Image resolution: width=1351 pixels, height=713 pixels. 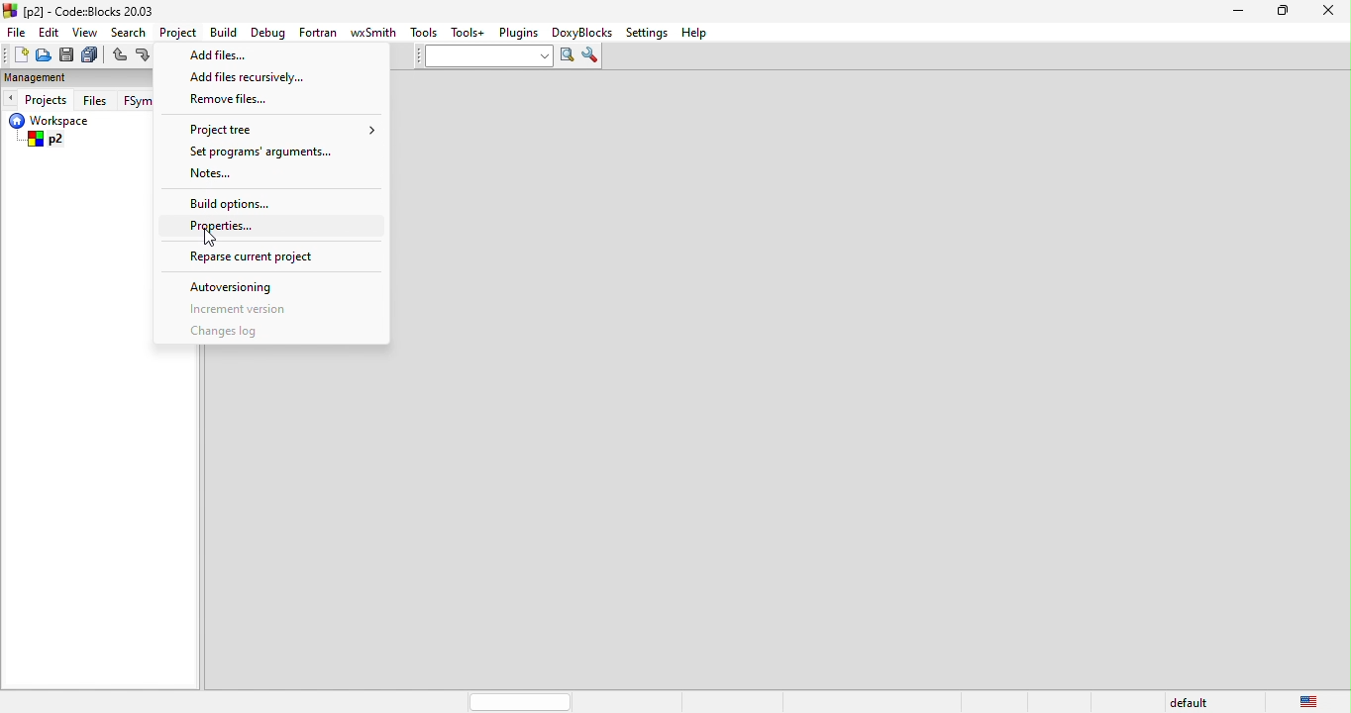 I want to click on undo, so click(x=119, y=56).